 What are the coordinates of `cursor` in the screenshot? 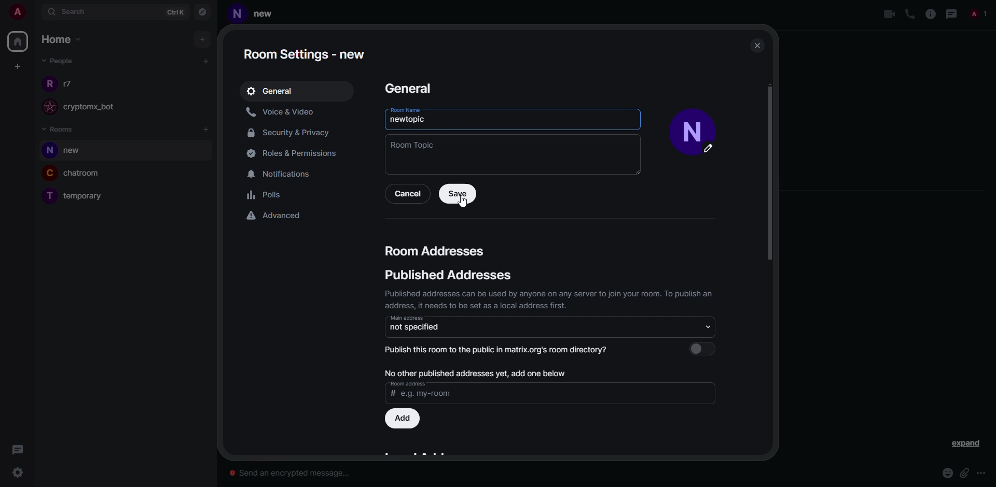 It's located at (463, 202).